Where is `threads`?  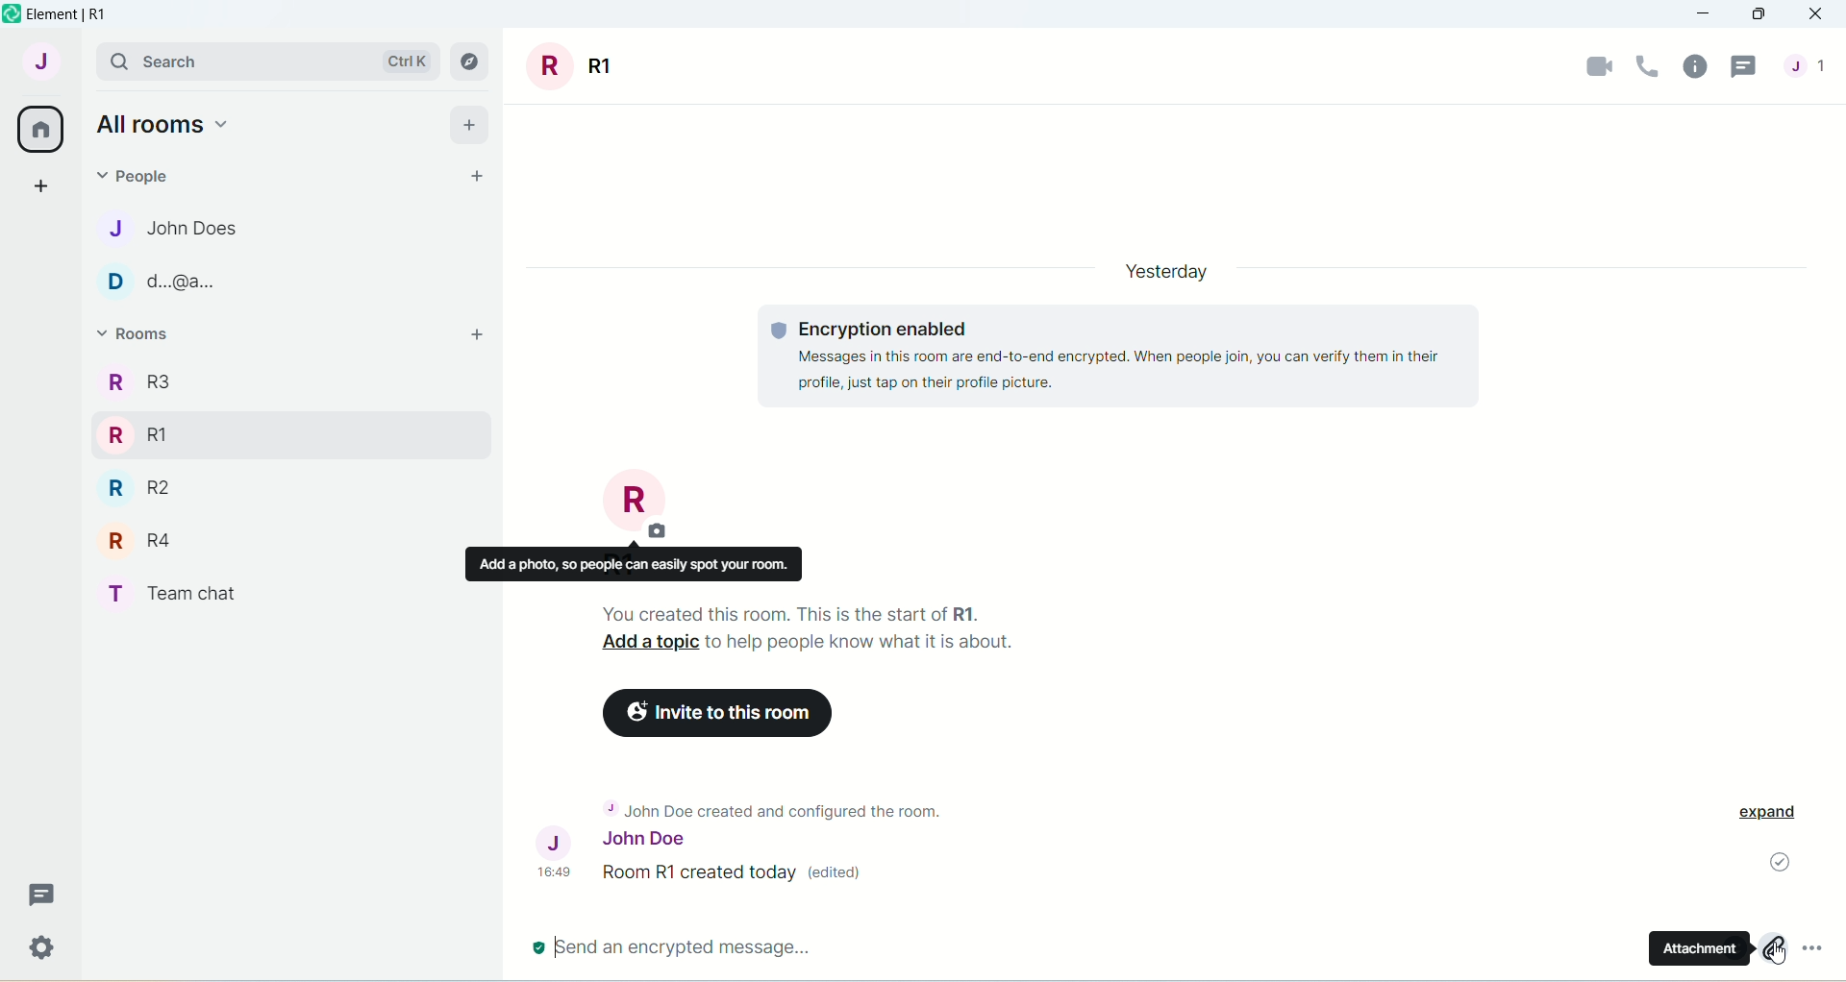 threads is located at coordinates (1749, 66).